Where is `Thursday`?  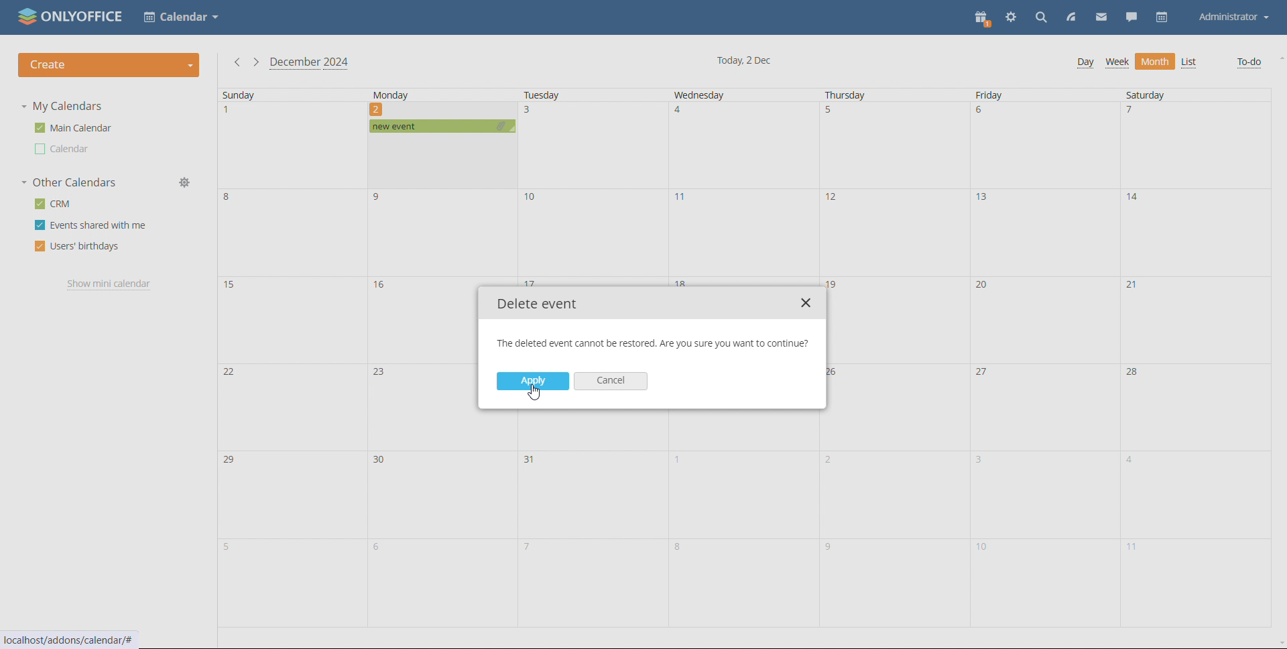 Thursday is located at coordinates (847, 95).